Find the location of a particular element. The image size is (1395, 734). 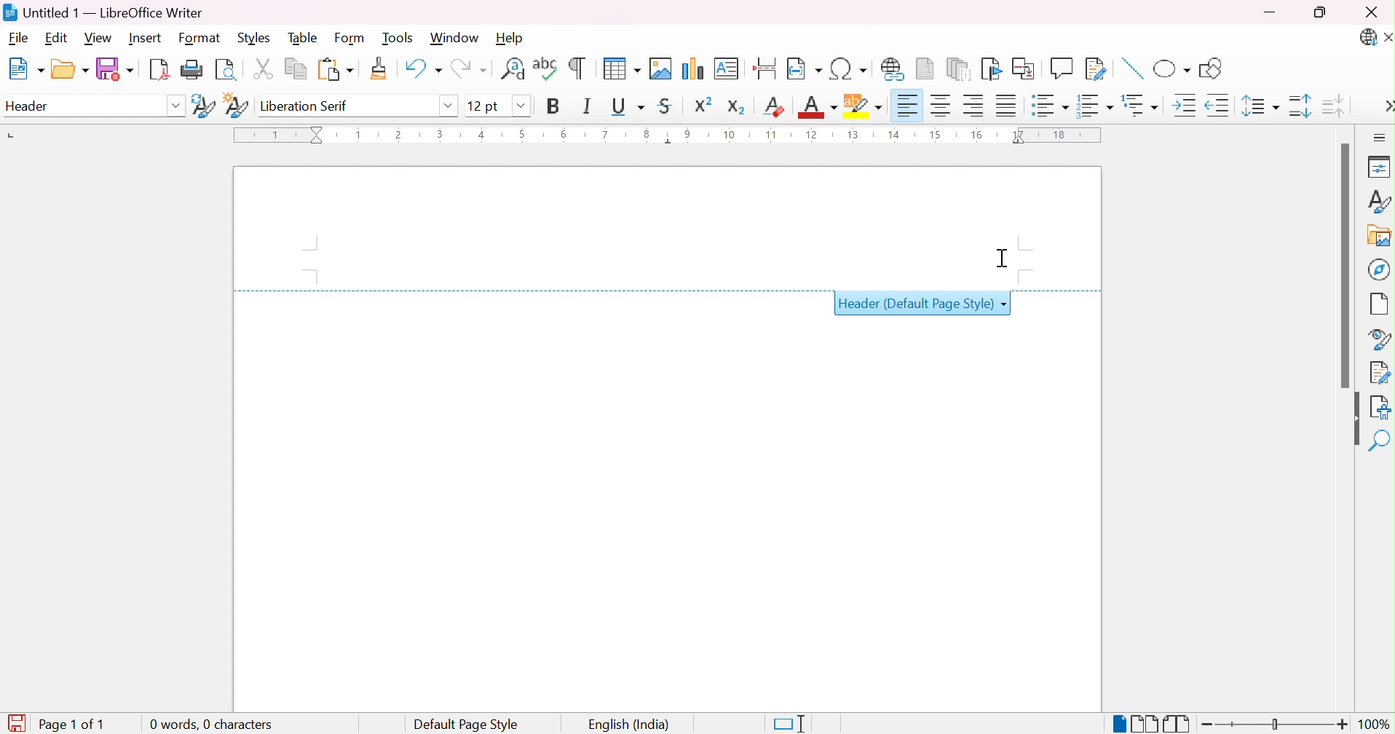

Open is located at coordinates (71, 70).